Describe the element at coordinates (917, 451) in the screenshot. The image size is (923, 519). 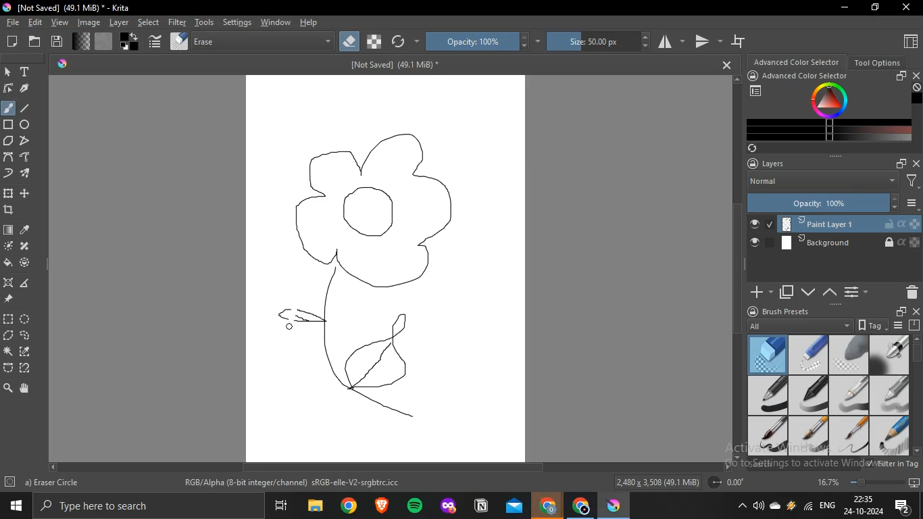
I see `Down` at that location.